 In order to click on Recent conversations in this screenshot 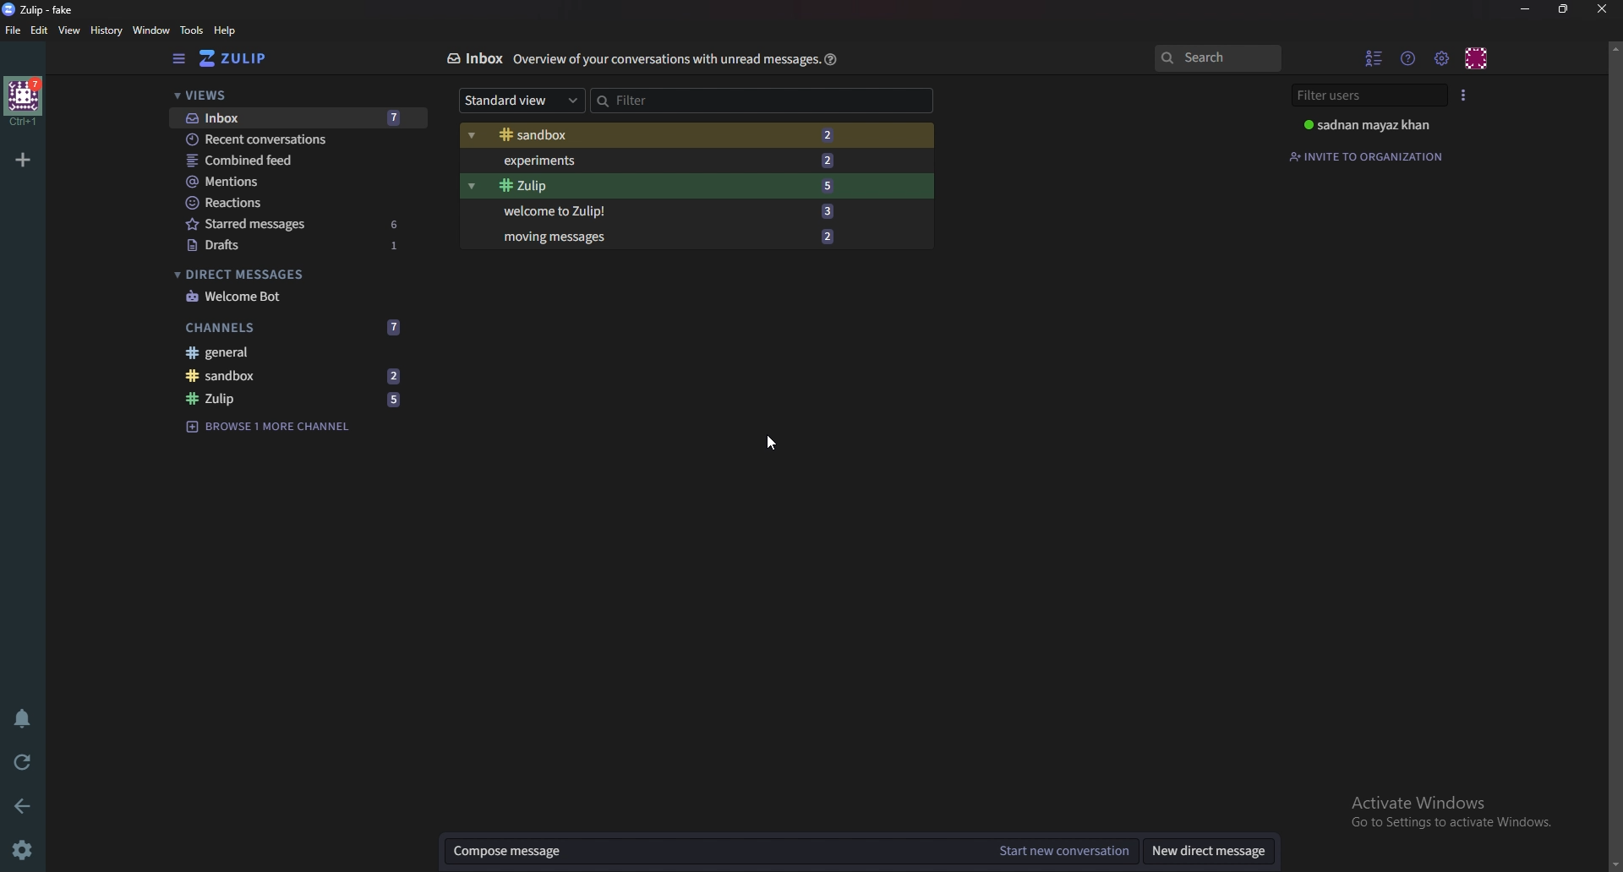, I will do `click(289, 140)`.